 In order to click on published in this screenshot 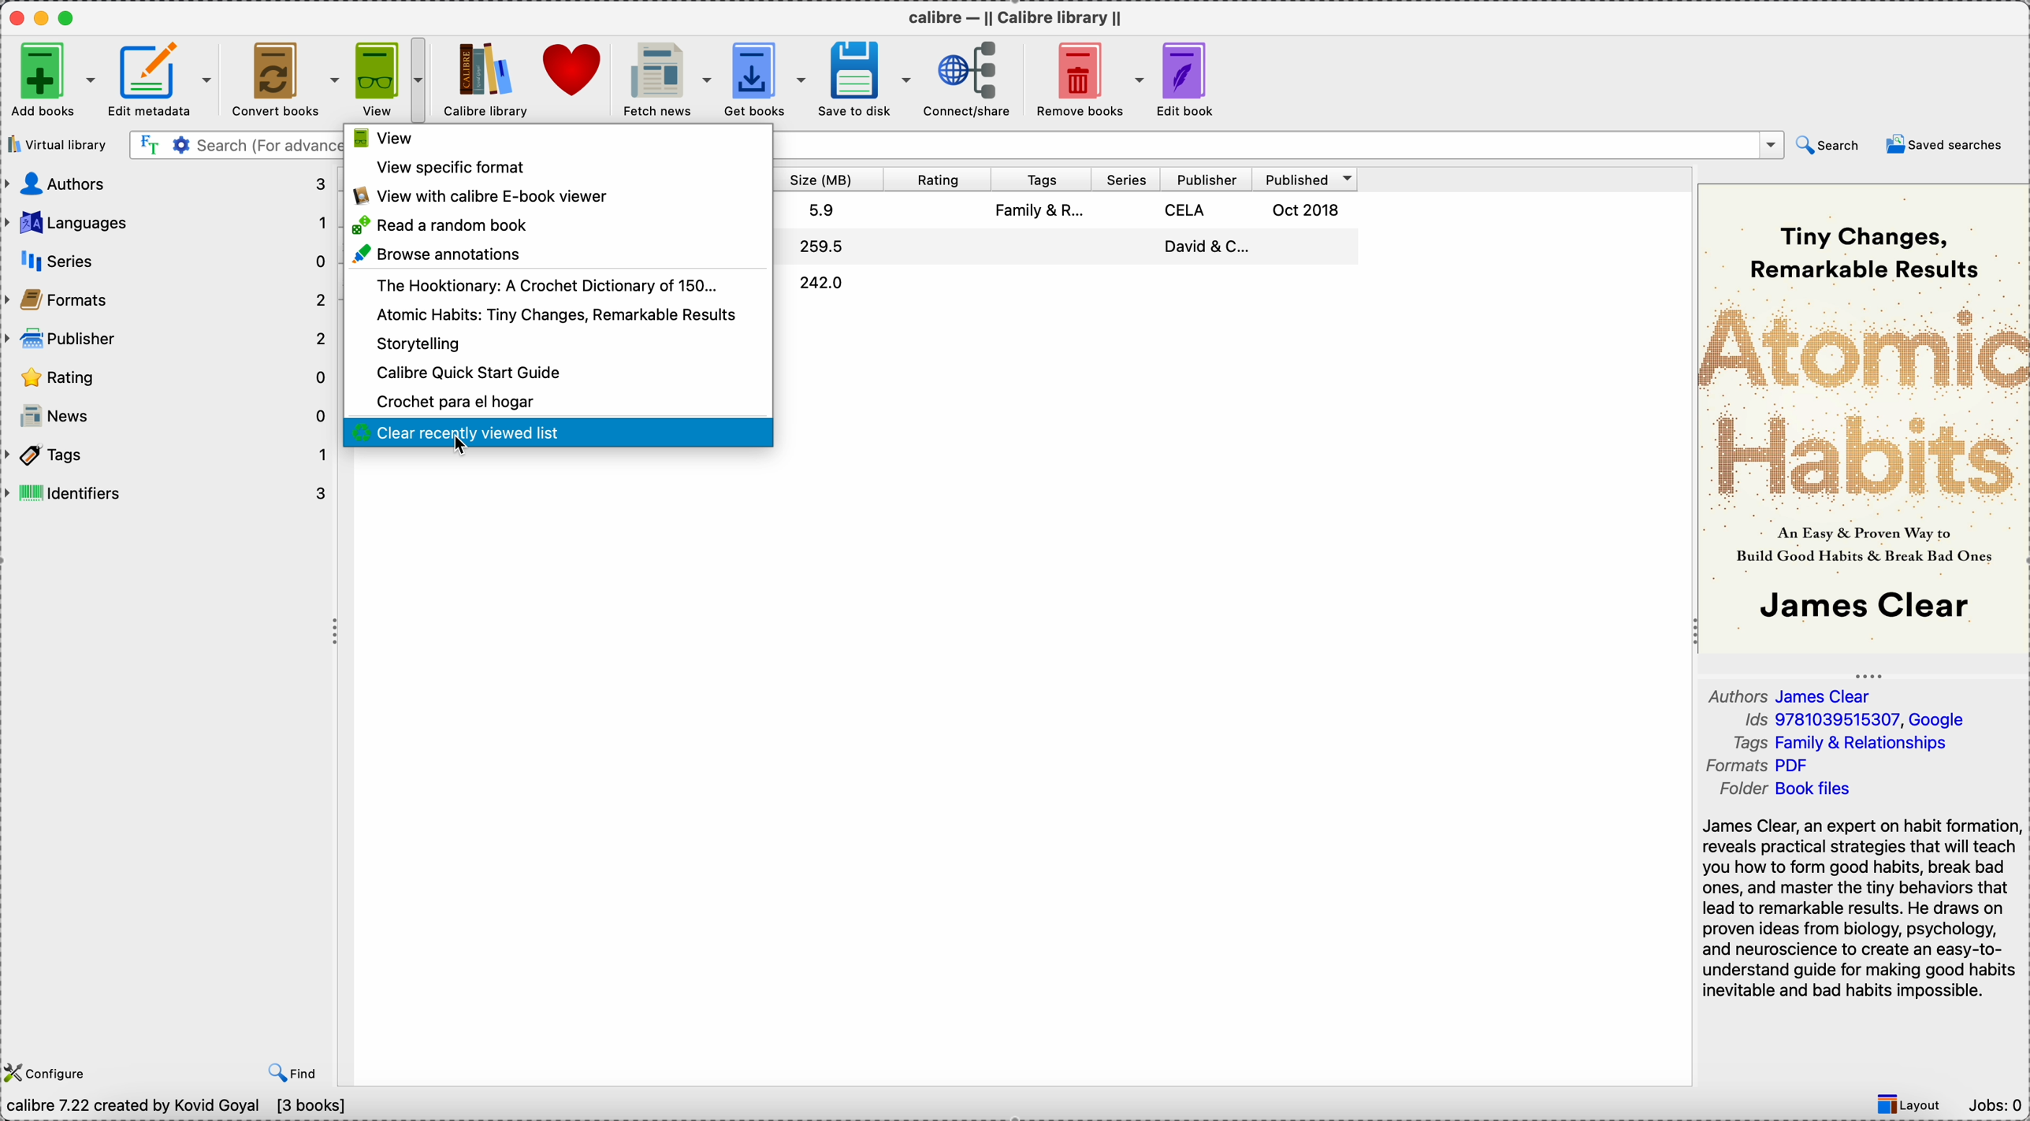, I will do `click(1307, 176)`.